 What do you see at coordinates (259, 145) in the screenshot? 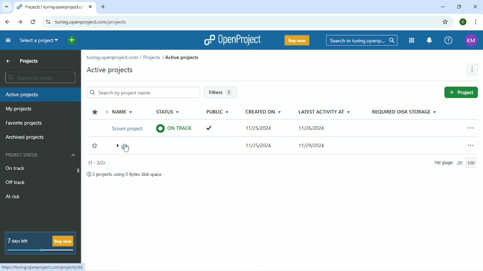
I see `11/25/2024` at bounding box center [259, 145].